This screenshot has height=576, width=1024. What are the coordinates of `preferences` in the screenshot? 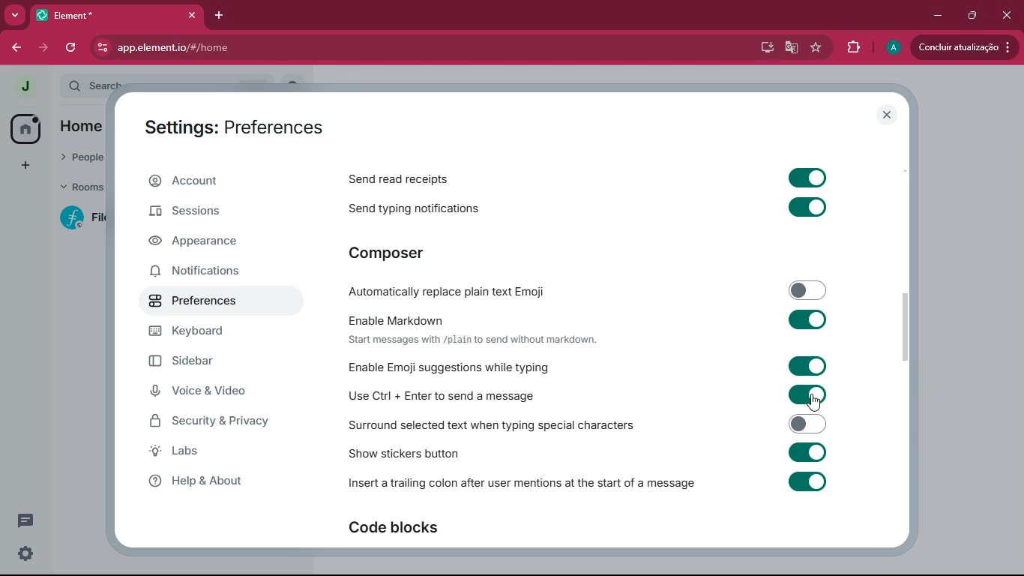 It's located at (205, 304).